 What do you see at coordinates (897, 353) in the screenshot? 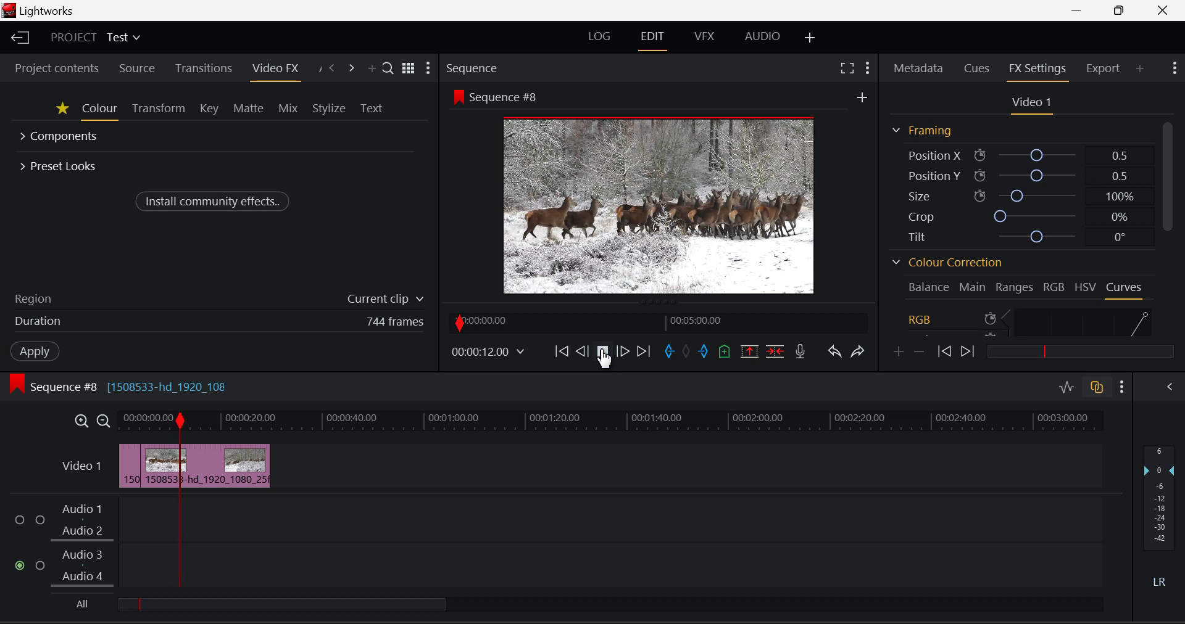
I see `Add keyframe` at bounding box center [897, 353].